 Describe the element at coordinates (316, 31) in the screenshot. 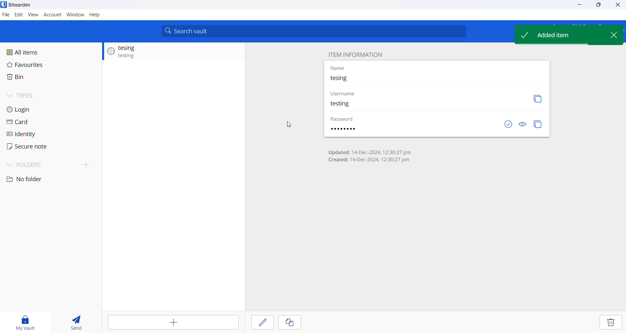

I see `search bar` at that location.